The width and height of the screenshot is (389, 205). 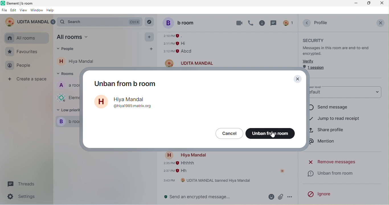 What do you see at coordinates (206, 181) in the screenshot?
I see `udita mandal banned hiya mandal` at bounding box center [206, 181].